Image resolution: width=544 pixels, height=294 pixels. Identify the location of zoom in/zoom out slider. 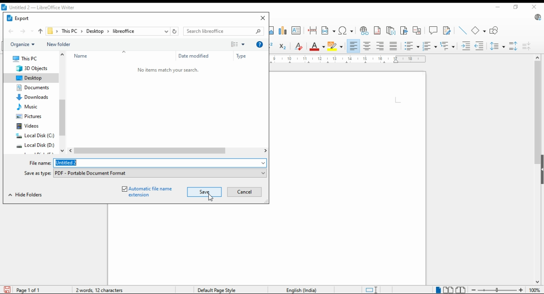
(496, 290).